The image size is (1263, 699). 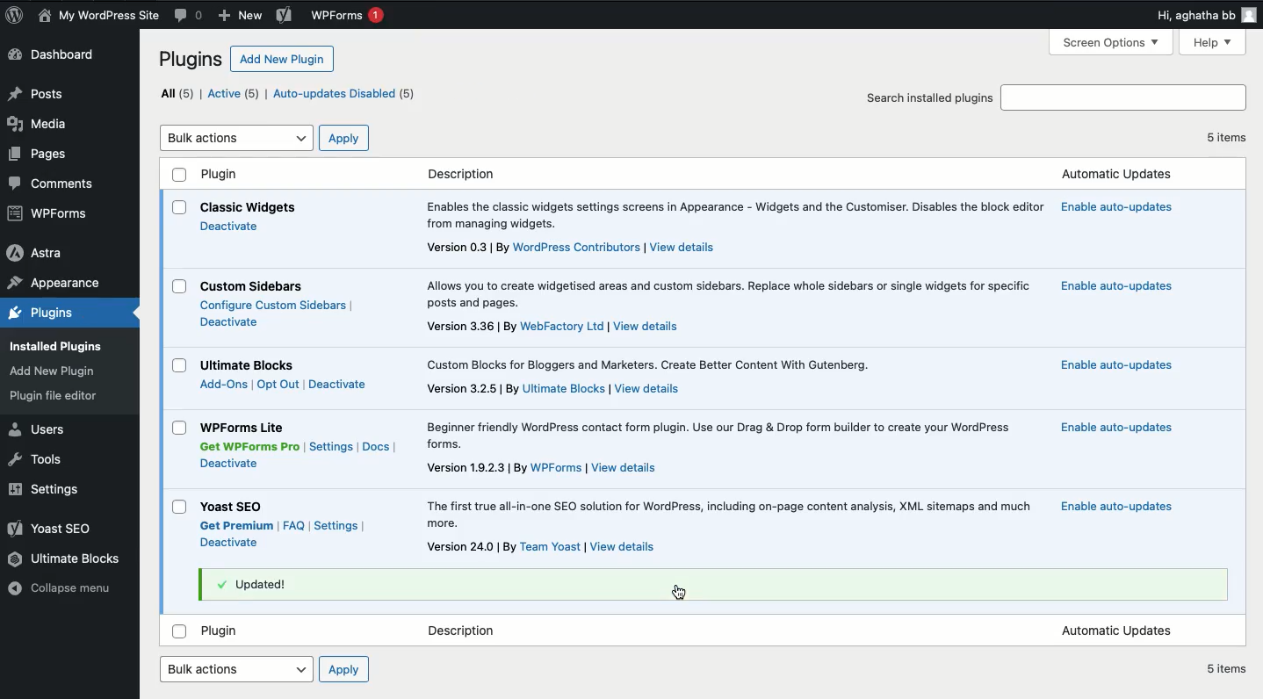 I want to click on Plugin, so click(x=249, y=208).